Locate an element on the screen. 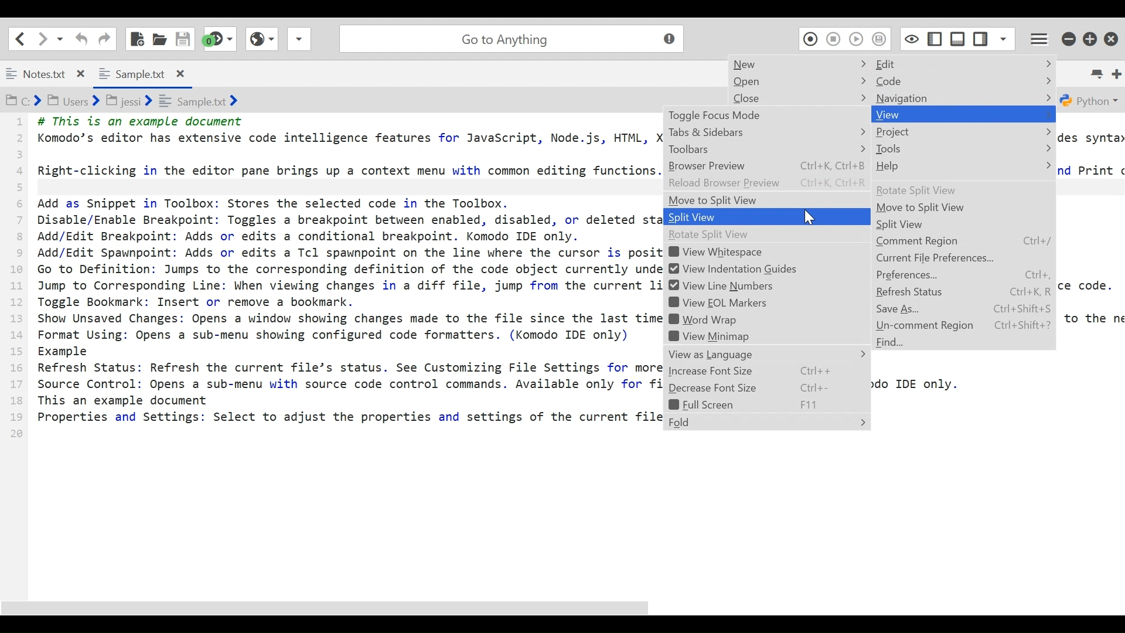  Save File is located at coordinates (183, 38).